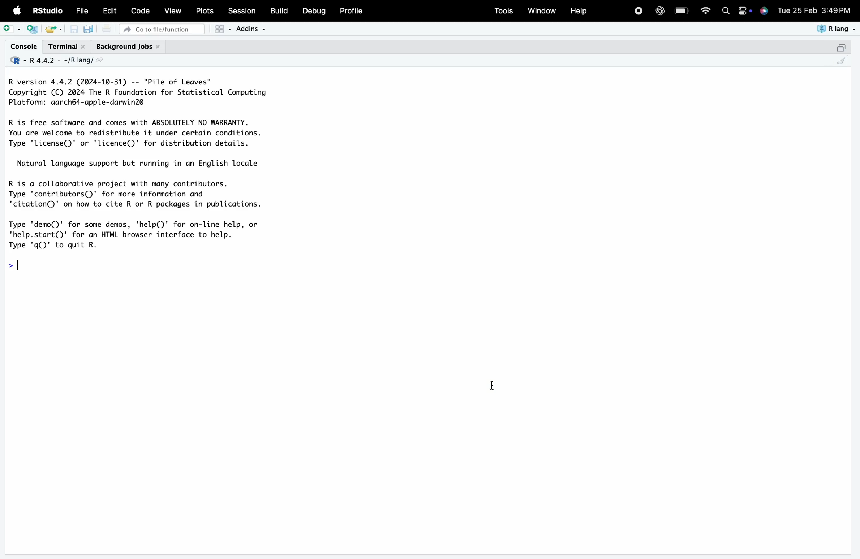  What do you see at coordinates (12, 29) in the screenshot?
I see `new file` at bounding box center [12, 29].